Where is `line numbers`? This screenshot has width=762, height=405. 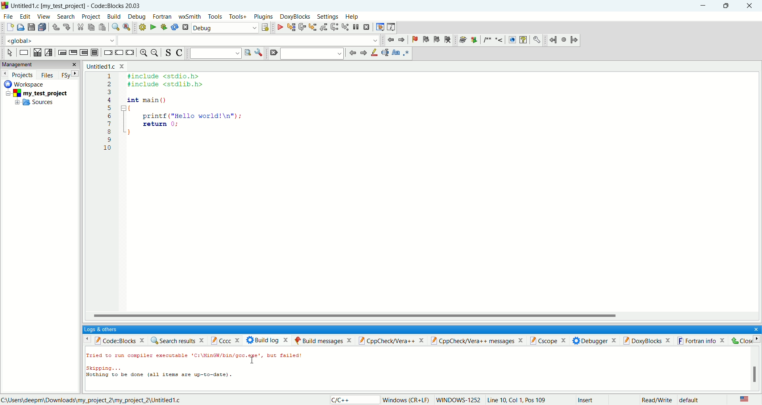 line numbers is located at coordinates (109, 117).